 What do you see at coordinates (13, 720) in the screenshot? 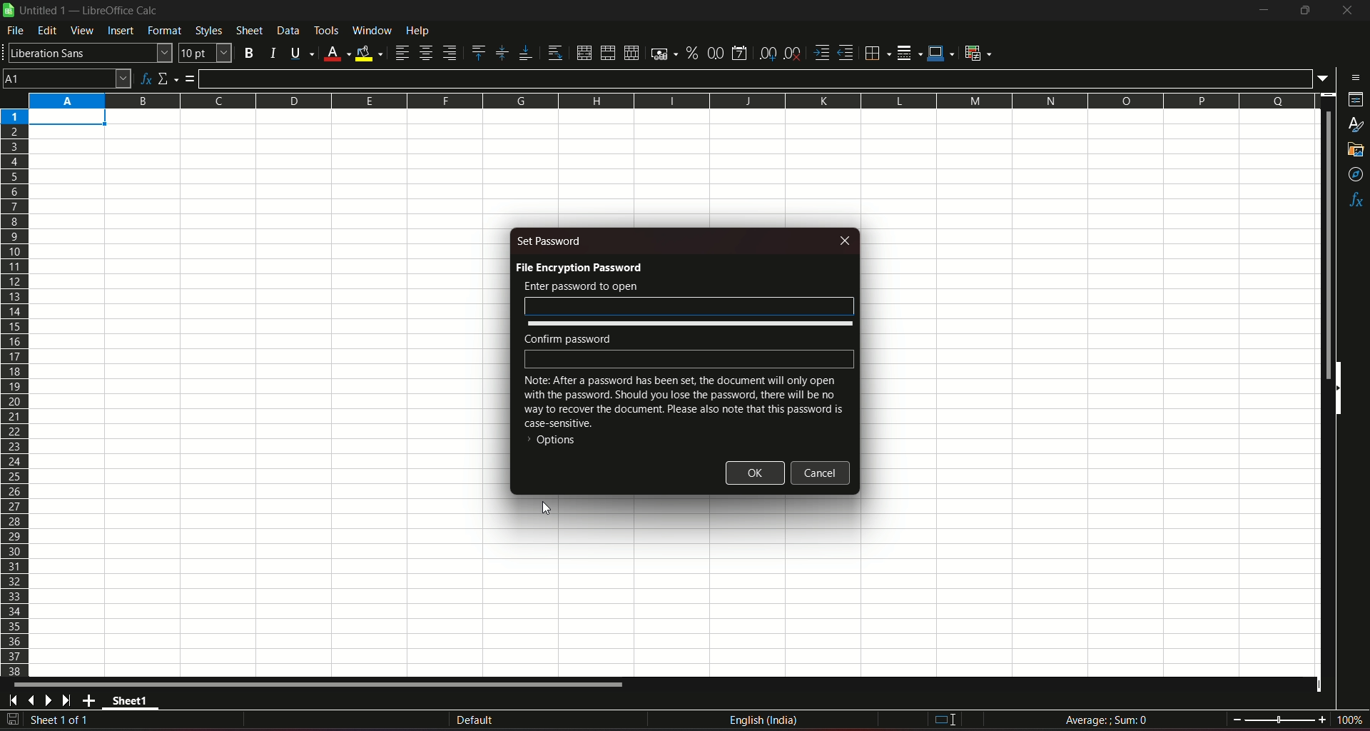
I see `save` at bounding box center [13, 720].